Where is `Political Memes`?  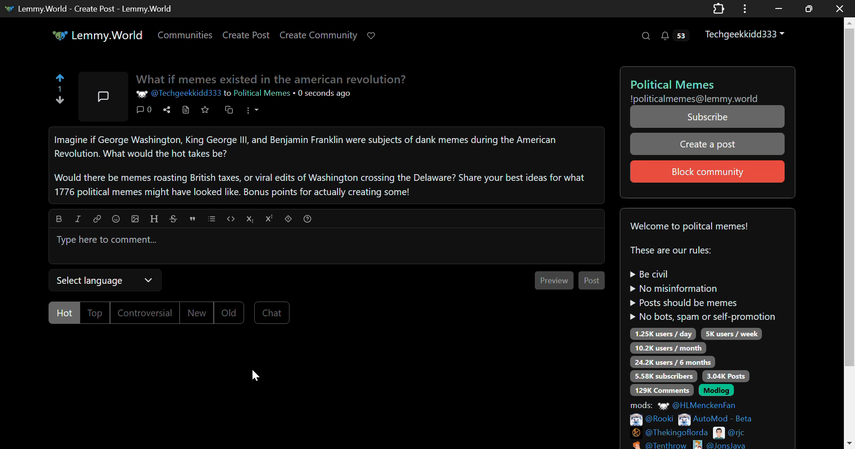 Political Memes is located at coordinates (261, 94).